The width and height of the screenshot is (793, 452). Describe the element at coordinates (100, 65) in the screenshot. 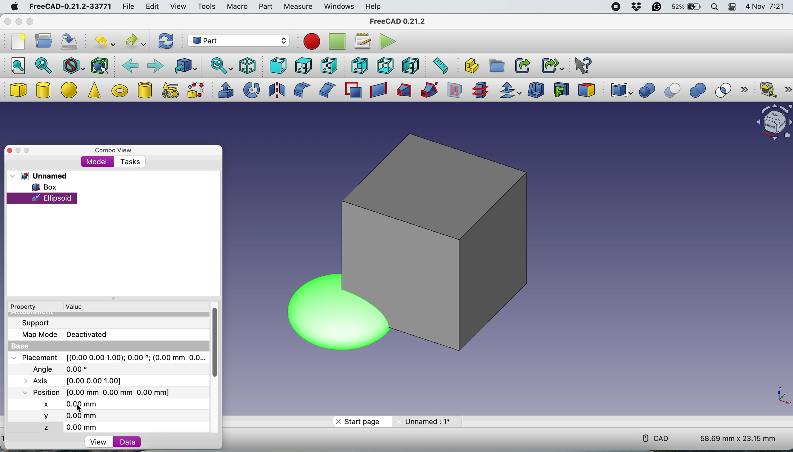

I see `bounding box` at that location.